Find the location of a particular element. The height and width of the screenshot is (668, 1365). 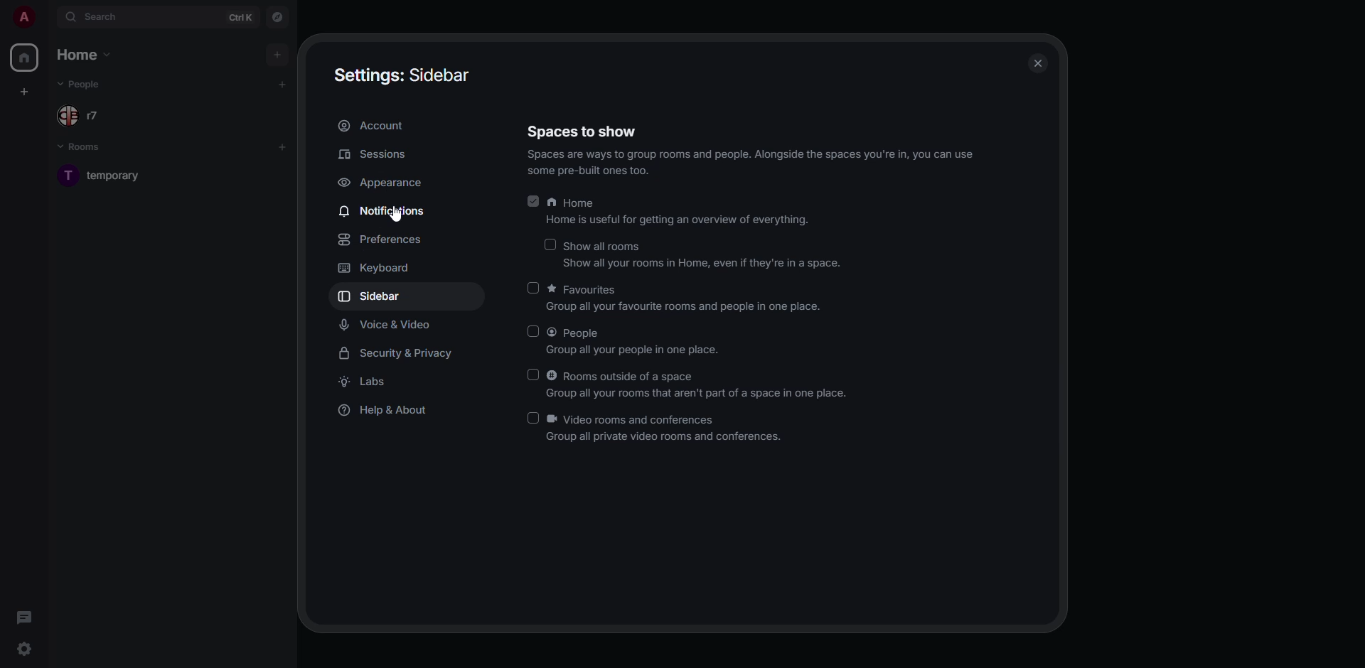

people is located at coordinates (82, 84).